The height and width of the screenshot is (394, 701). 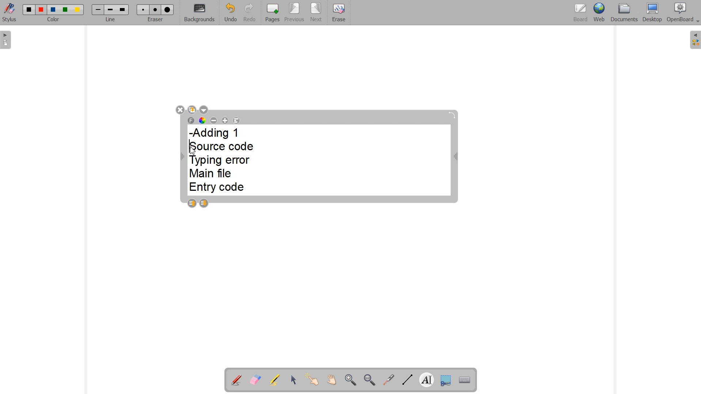 What do you see at coordinates (349, 380) in the screenshot?
I see `Zoom in` at bounding box center [349, 380].